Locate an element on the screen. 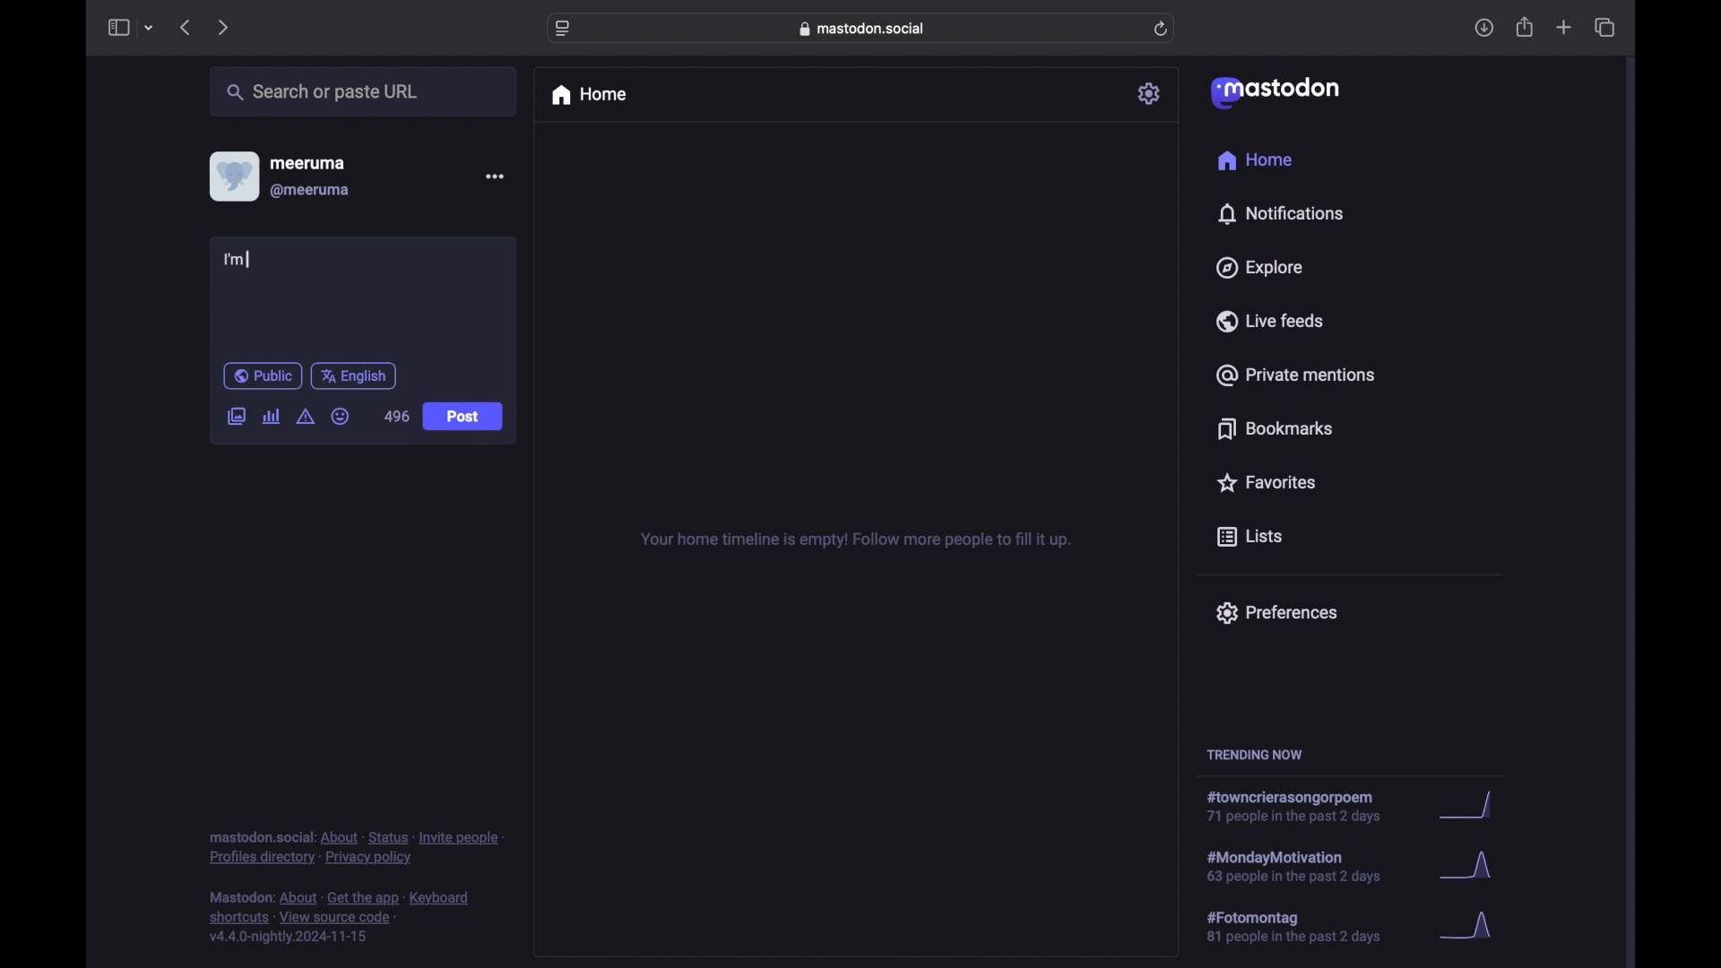  footnote is located at coordinates (356, 849).